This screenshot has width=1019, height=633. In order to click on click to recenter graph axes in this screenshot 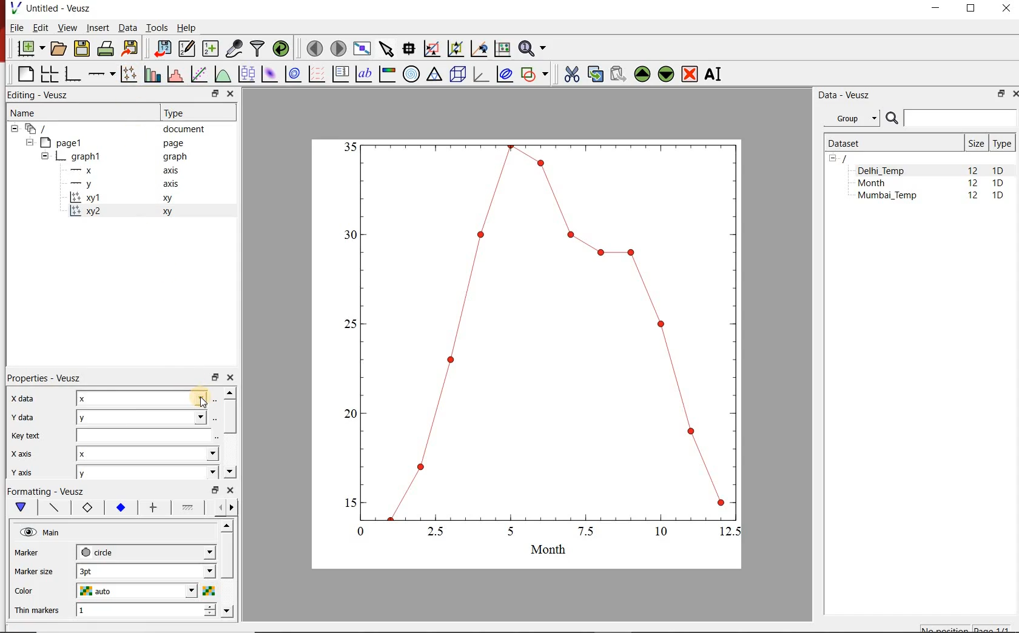, I will do `click(479, 49)`.